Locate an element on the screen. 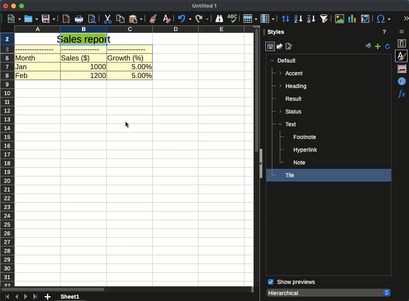 This screenshot has height=301, width=409. status is located at coordinates (292, 111).